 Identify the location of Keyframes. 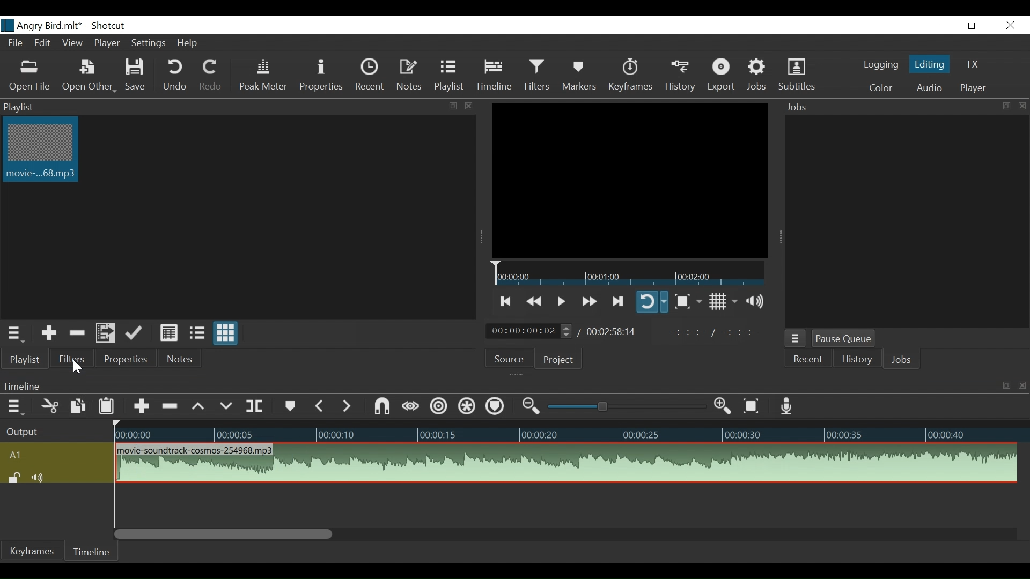
(630, 75).